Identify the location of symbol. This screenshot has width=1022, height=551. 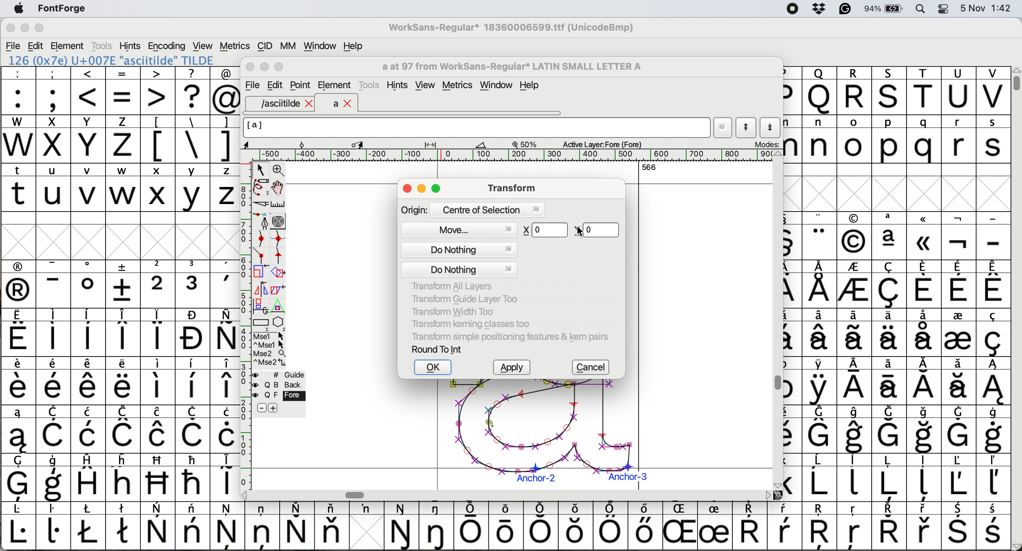
(472, 526).